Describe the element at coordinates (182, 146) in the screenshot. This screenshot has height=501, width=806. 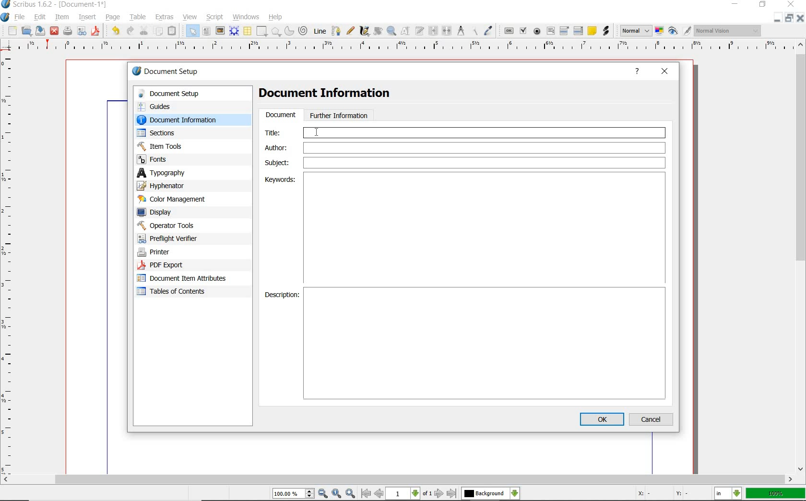
I see `Item Tools` at that location.